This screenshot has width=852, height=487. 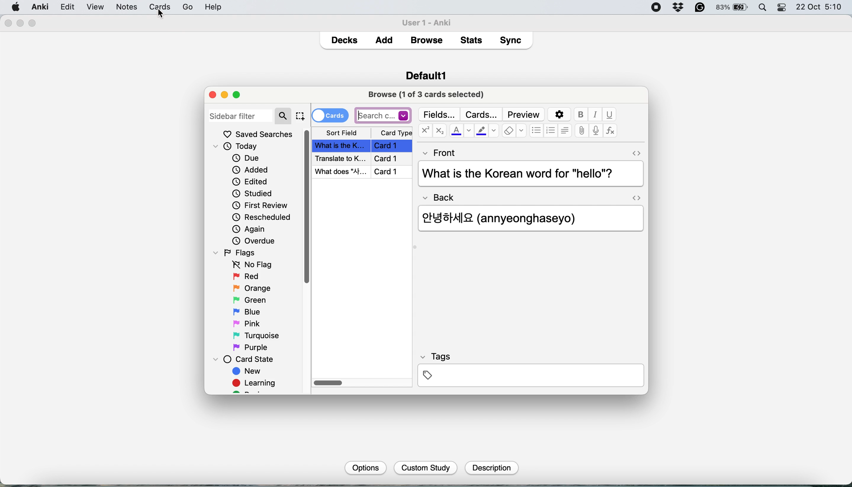 I want to click on subscript, so click(x=438, y=131).